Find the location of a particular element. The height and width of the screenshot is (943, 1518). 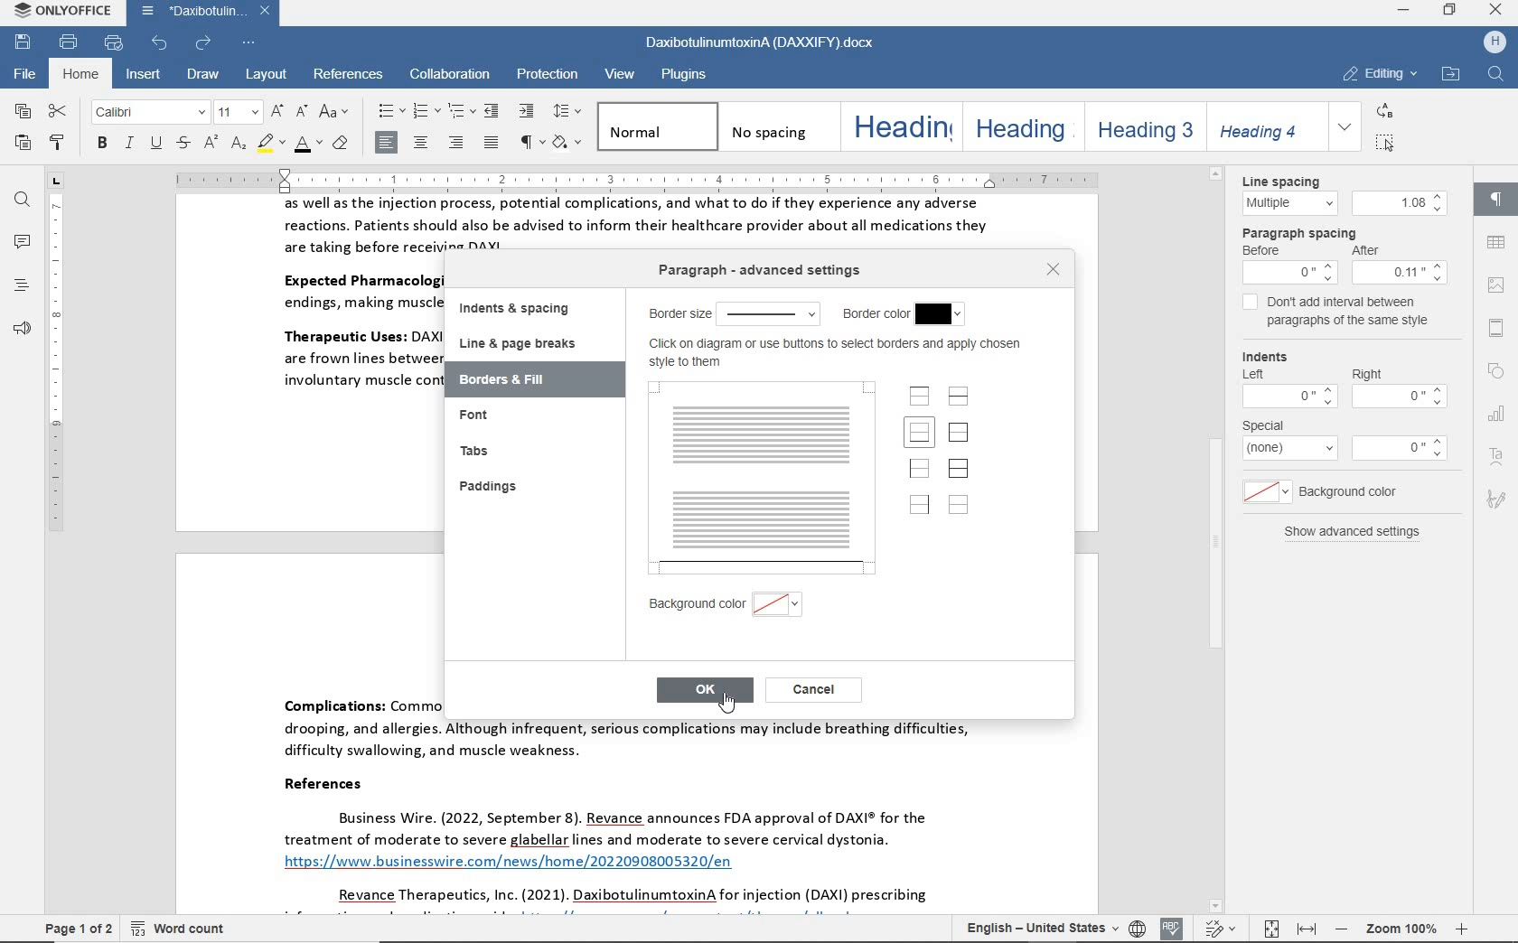

spell checking is located at coordinates (1173, 929).